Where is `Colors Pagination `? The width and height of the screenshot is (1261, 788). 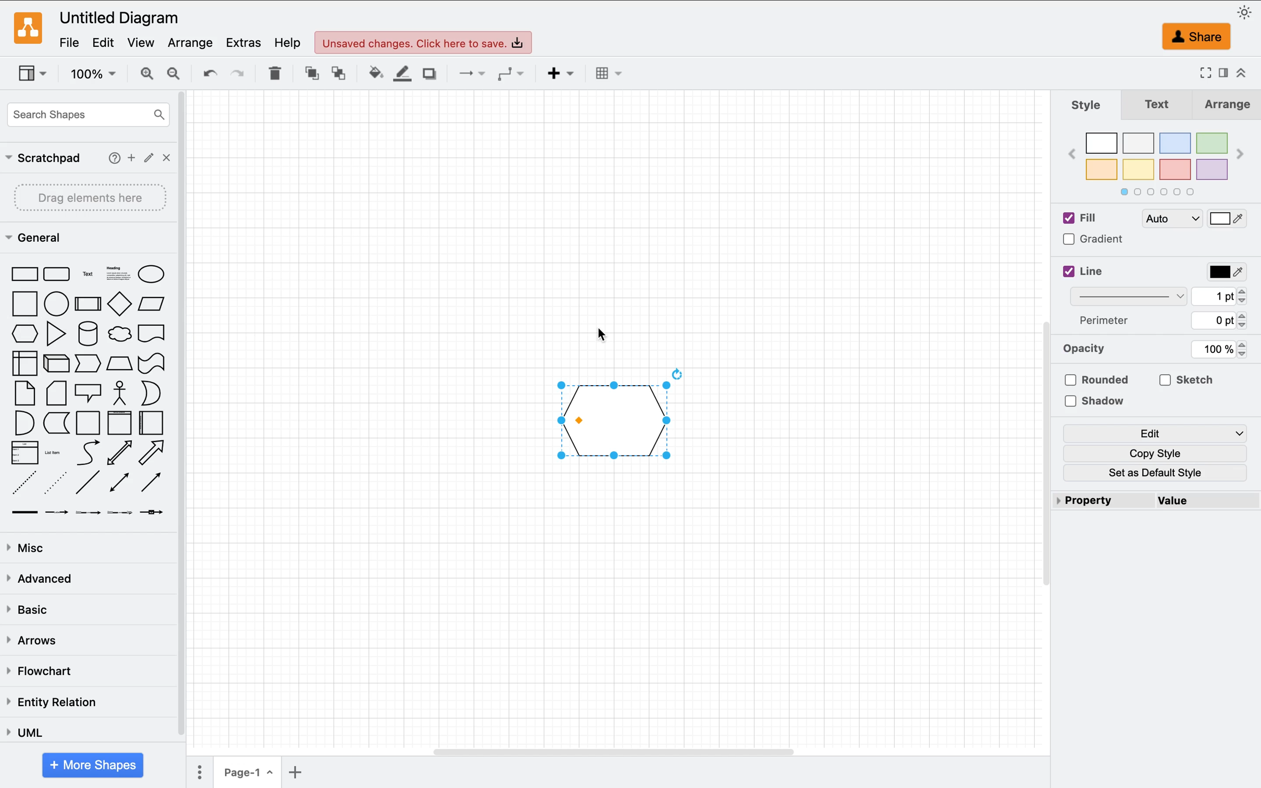
Colors Pagination  is located at coordinates (1173, 191).